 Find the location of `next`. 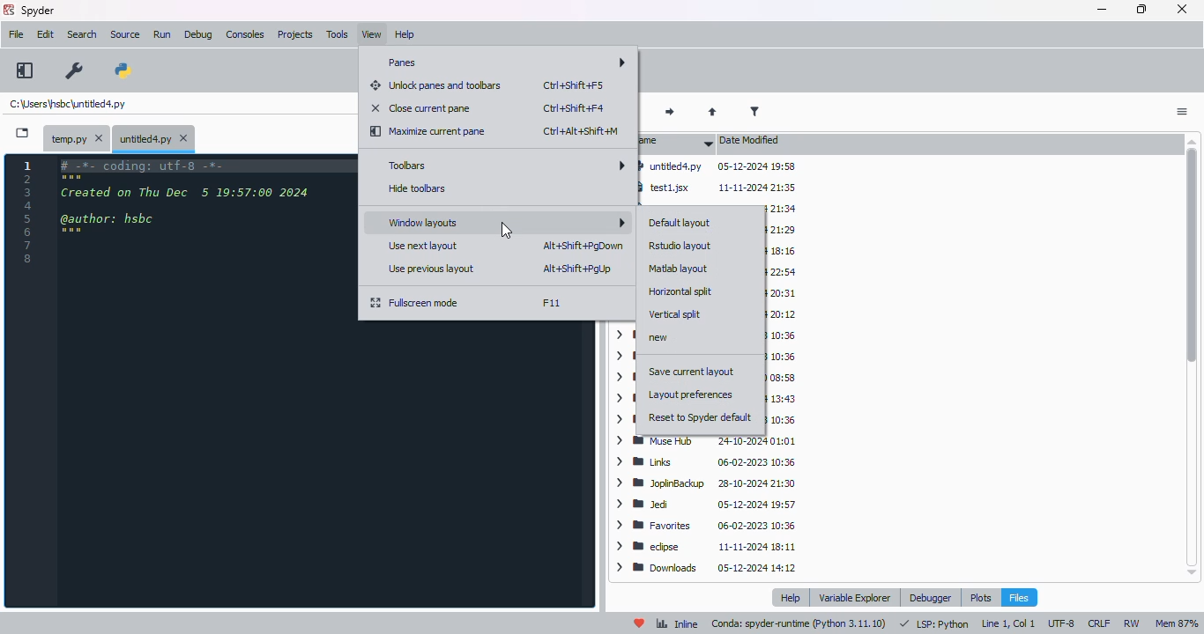

next is located at coordinates (672, 113).